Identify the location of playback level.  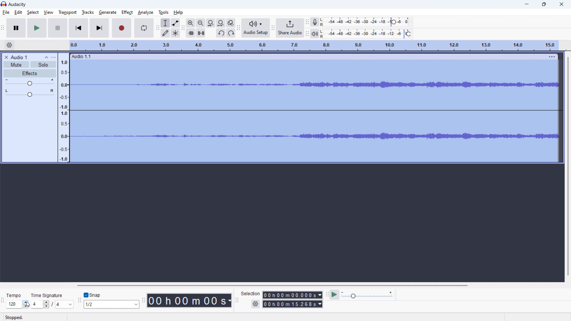
(369, 34).